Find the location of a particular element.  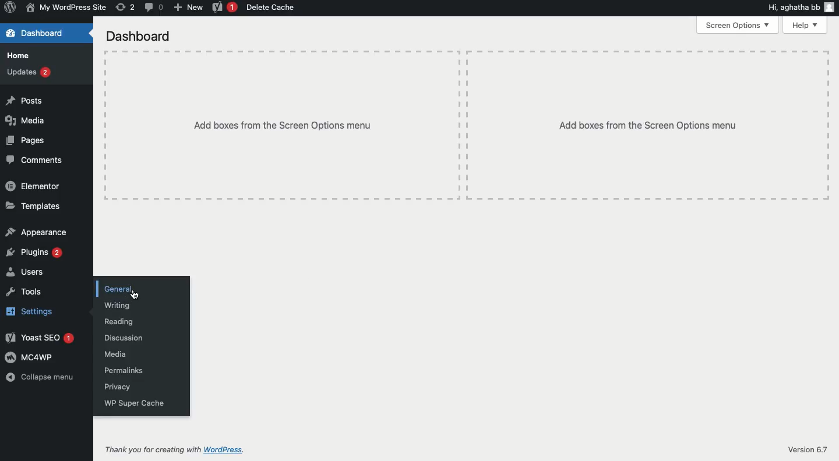

Yoast is located at coordinates (223, 8).